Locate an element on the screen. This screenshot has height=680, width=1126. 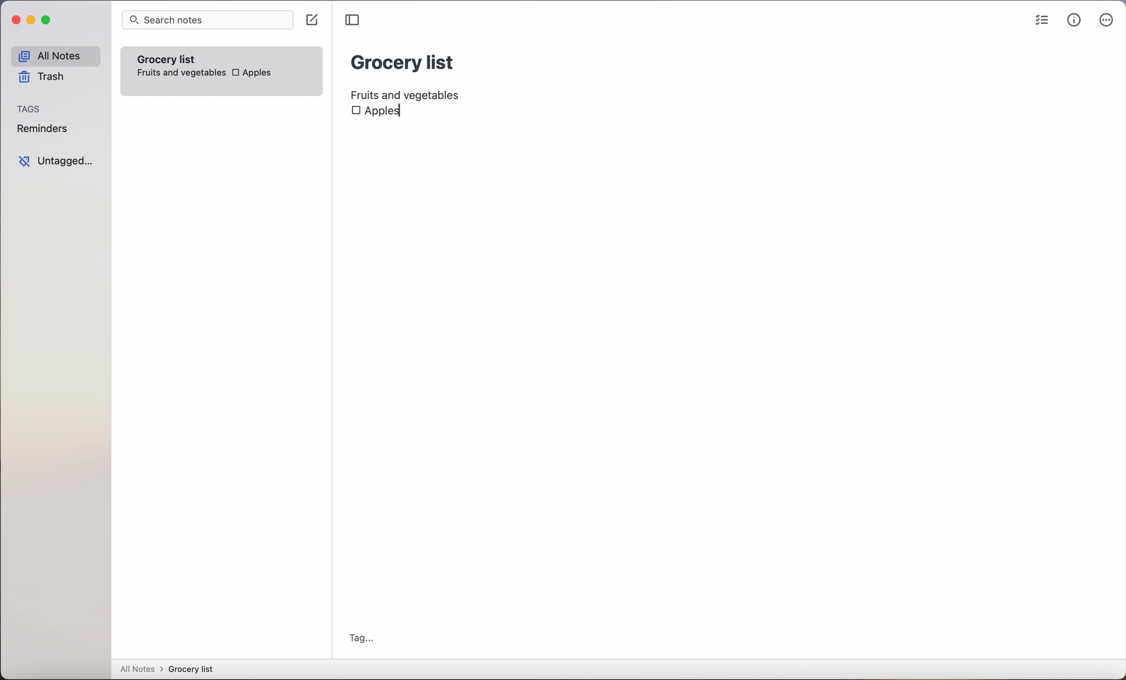
maximize Simplenote is located at coordinates (48, 21).